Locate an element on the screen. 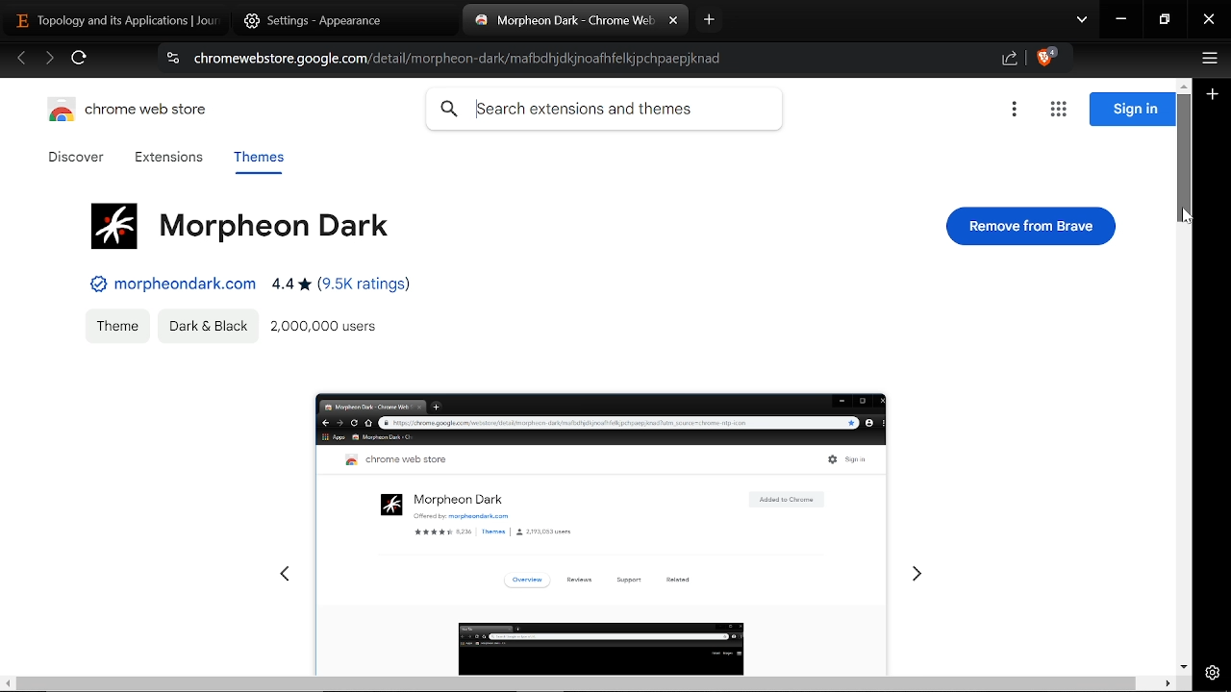  Settings tab is located at coordinates (333, 19).